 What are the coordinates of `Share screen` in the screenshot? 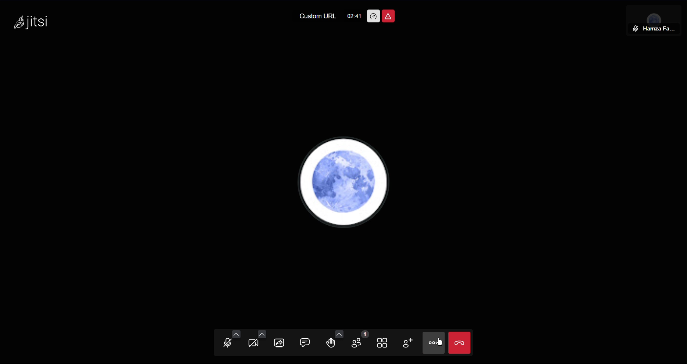 It's located at (279, 342).